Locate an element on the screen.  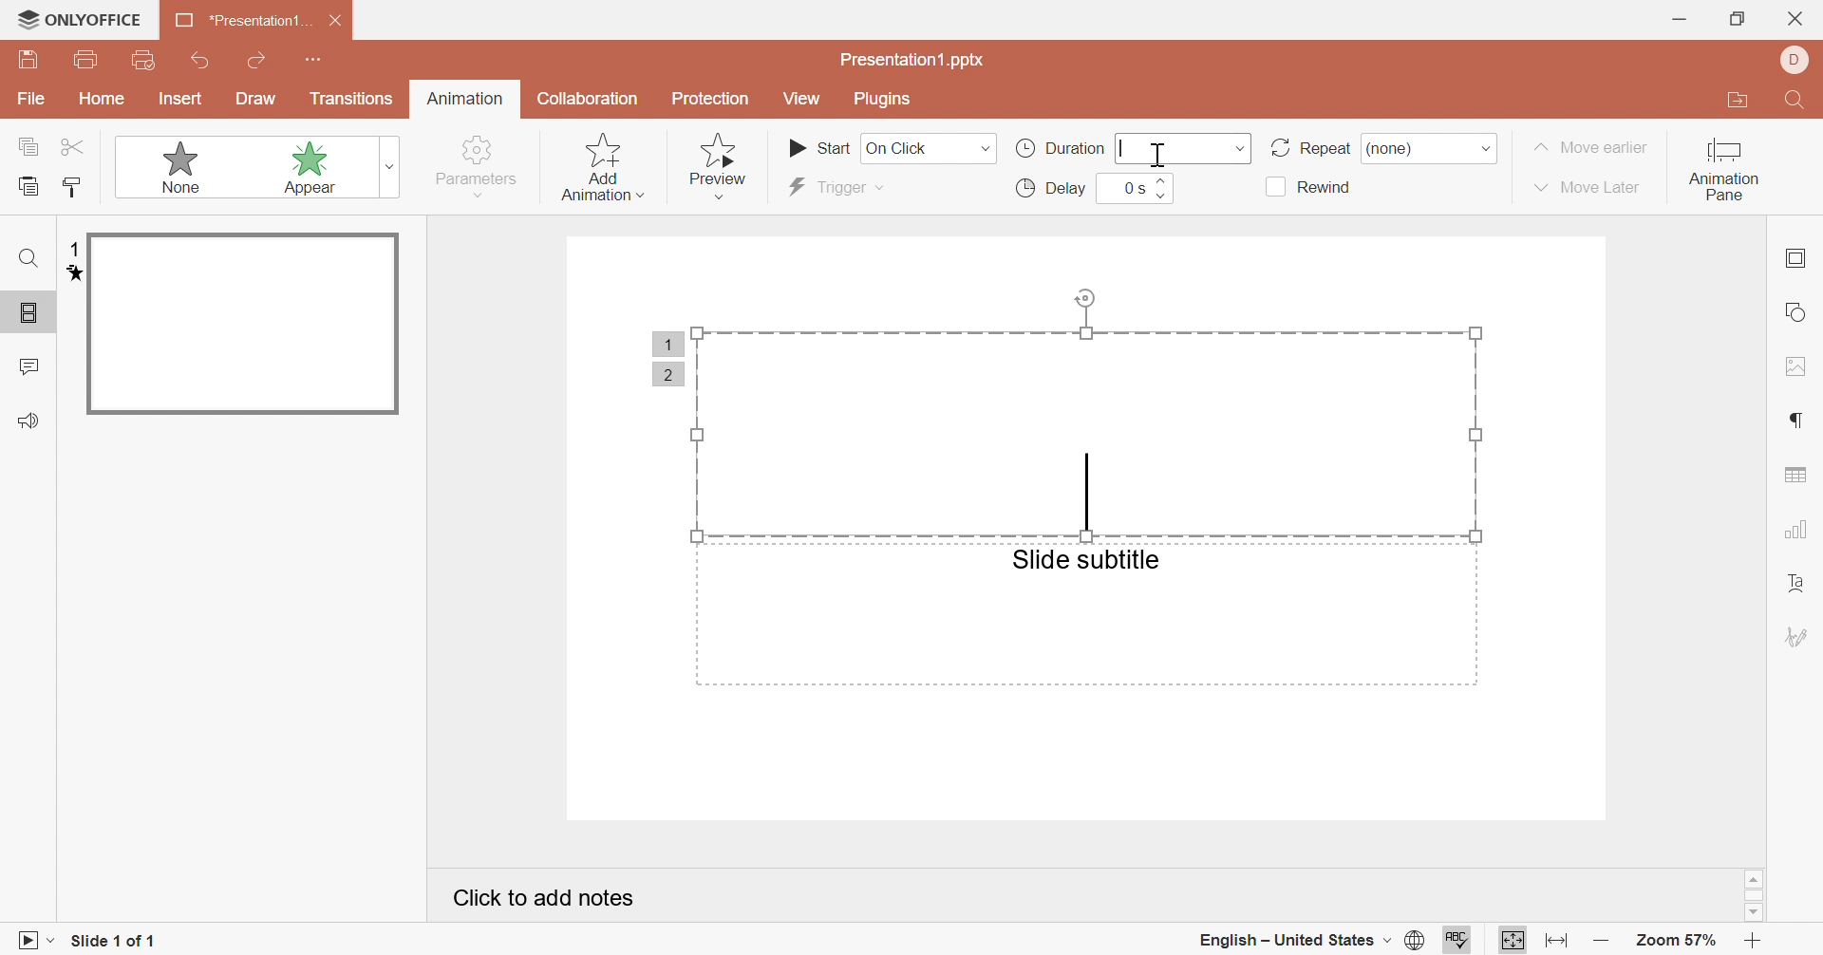
view is located at coordinates (802, 98).